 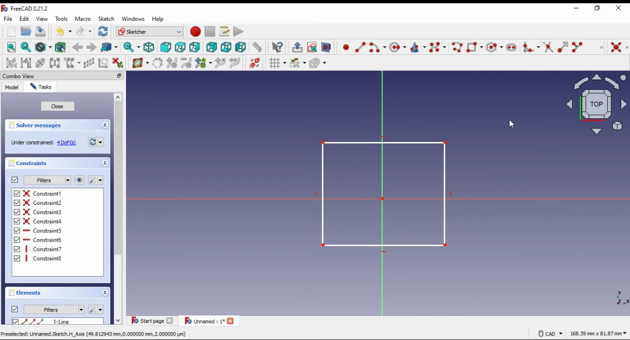 What do you see at coordinates (241, 47) in the screenshot?
I see `left` at bounding box center [241, 47].